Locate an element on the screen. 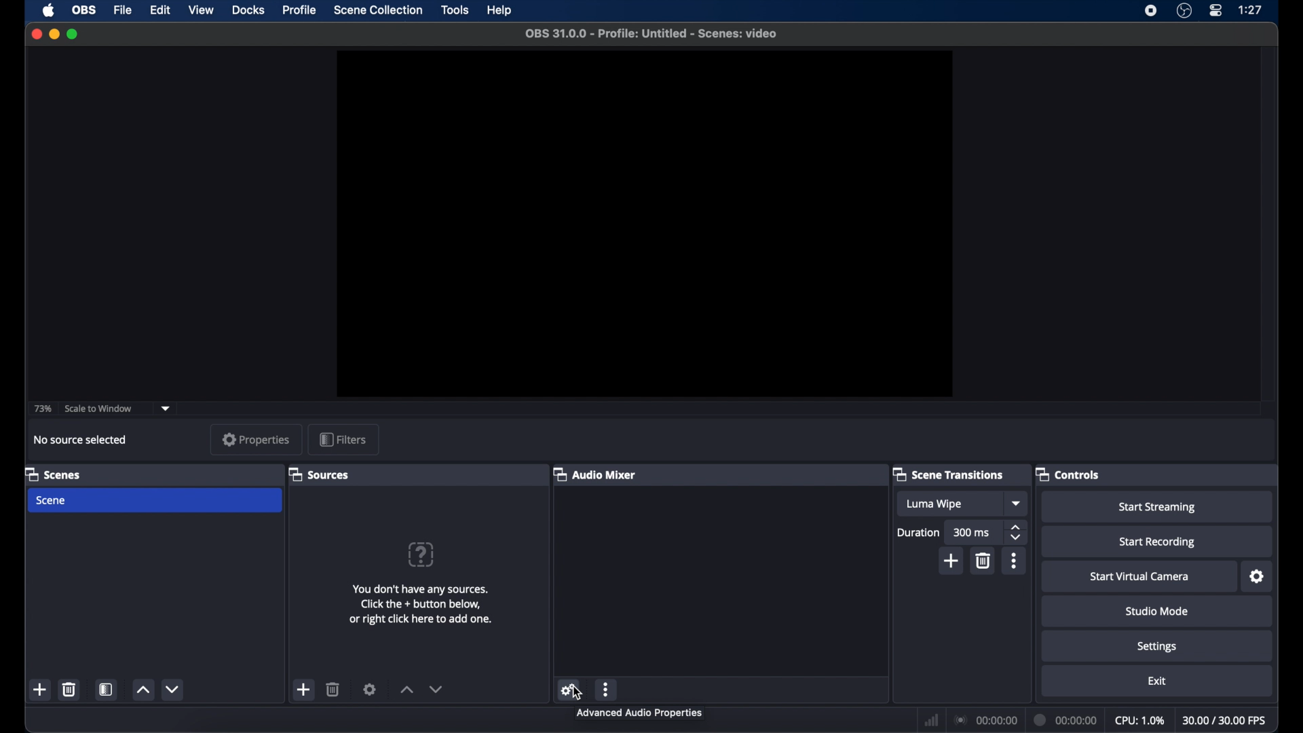  file name is located at coordinates (653, 34).